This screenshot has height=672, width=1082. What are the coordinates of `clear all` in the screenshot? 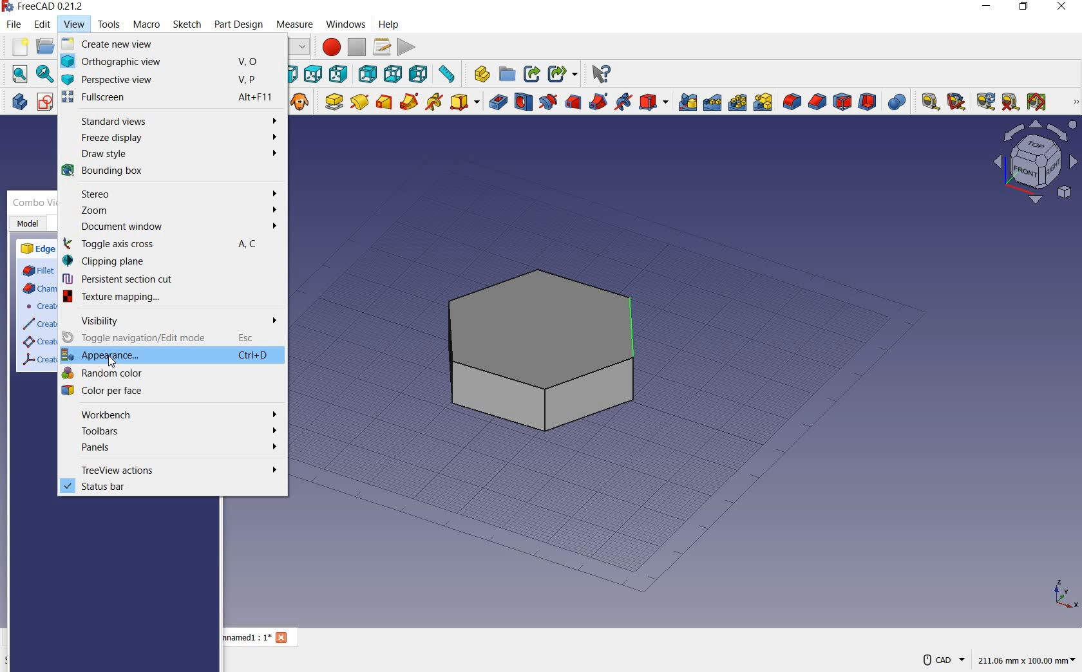 It's located at (1011, 102).